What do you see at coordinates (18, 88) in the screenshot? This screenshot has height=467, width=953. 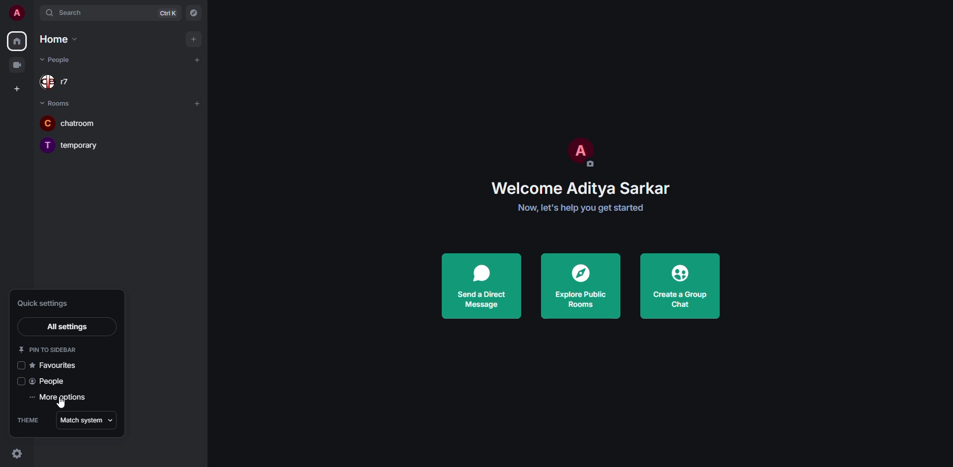 I see `create space` at bounding box center [18, 88].